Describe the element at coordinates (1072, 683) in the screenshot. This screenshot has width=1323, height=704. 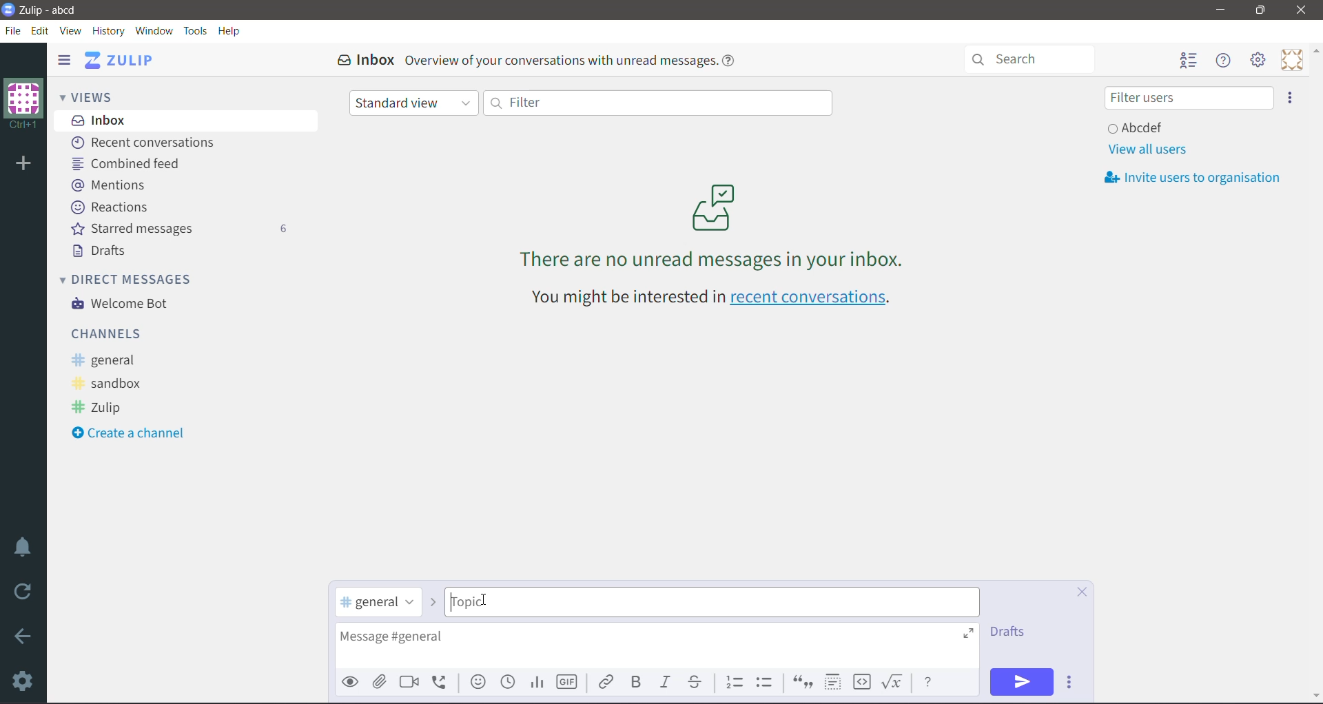
I see `Send Options` at that location.